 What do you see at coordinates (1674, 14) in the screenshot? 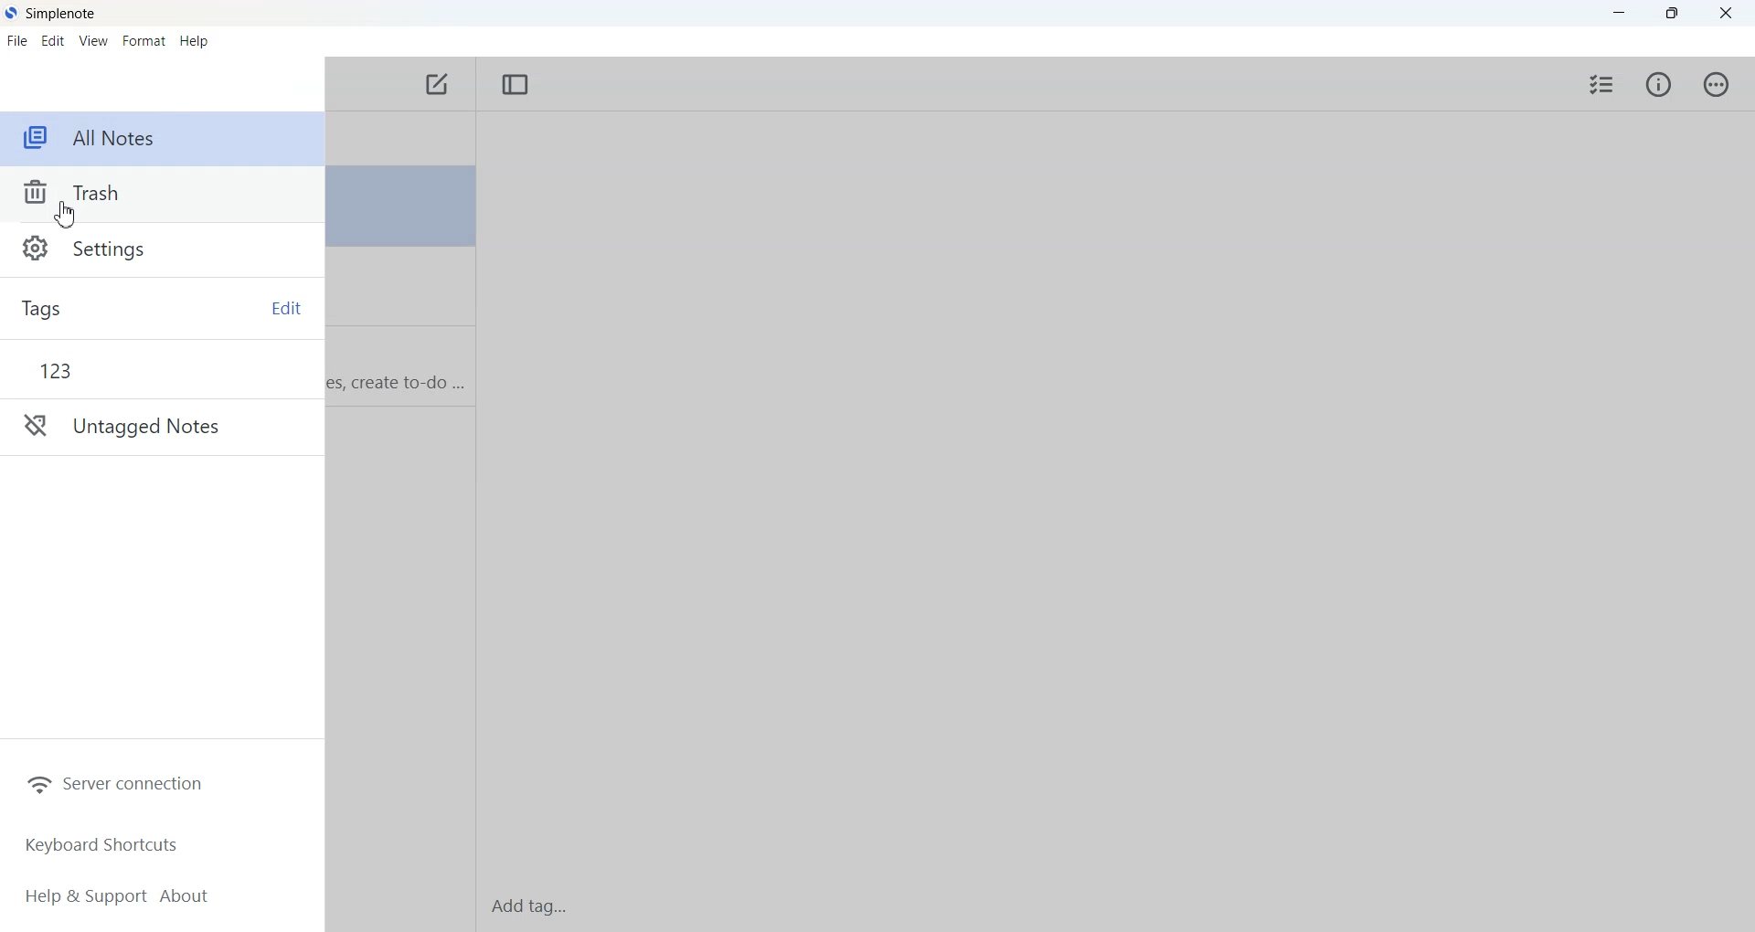
I see `Maximize` at bounding box center [1674, 14].